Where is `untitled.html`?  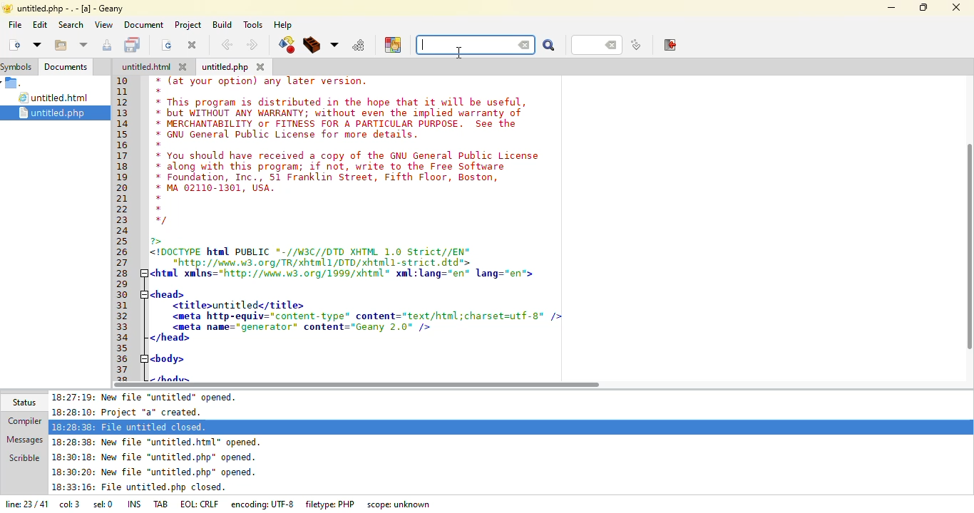
untitled.html is located at coordinates (56, 98).